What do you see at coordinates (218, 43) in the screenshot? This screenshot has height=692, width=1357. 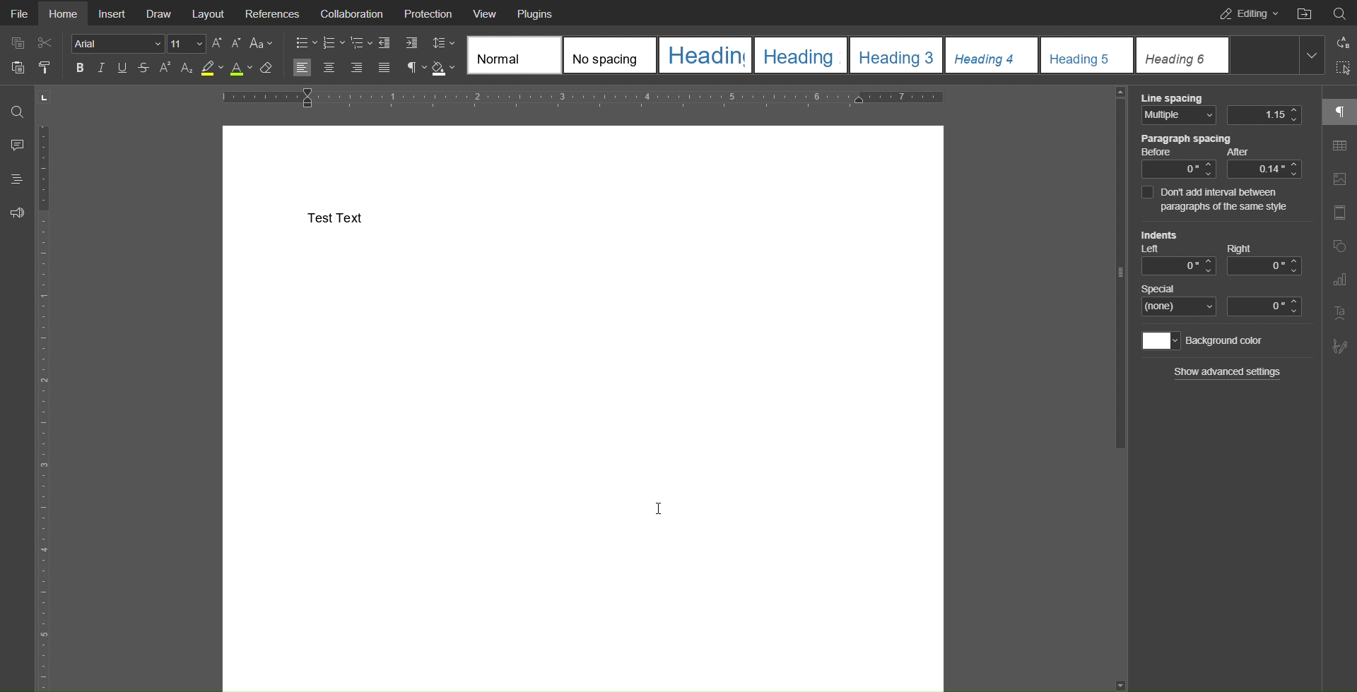 I see `Increase Size` at bounding box center [218, 43].